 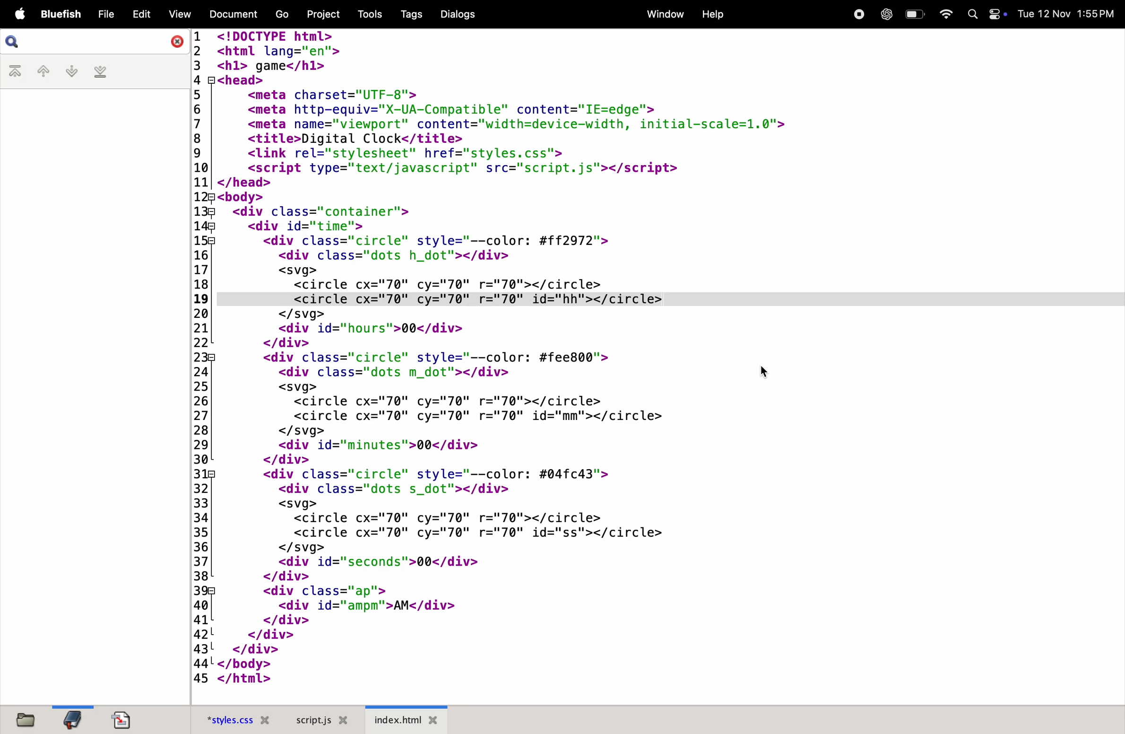 I want to click on pdf, so click(x=129, y=721).